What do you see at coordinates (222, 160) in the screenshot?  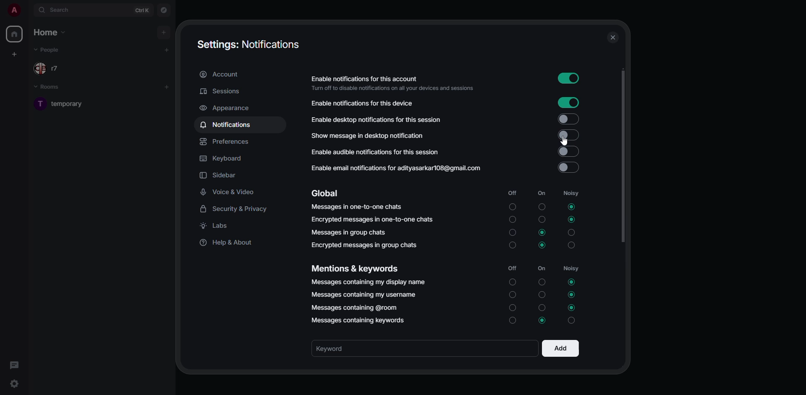 I see `keyboard` at bounding box center [222, 160].